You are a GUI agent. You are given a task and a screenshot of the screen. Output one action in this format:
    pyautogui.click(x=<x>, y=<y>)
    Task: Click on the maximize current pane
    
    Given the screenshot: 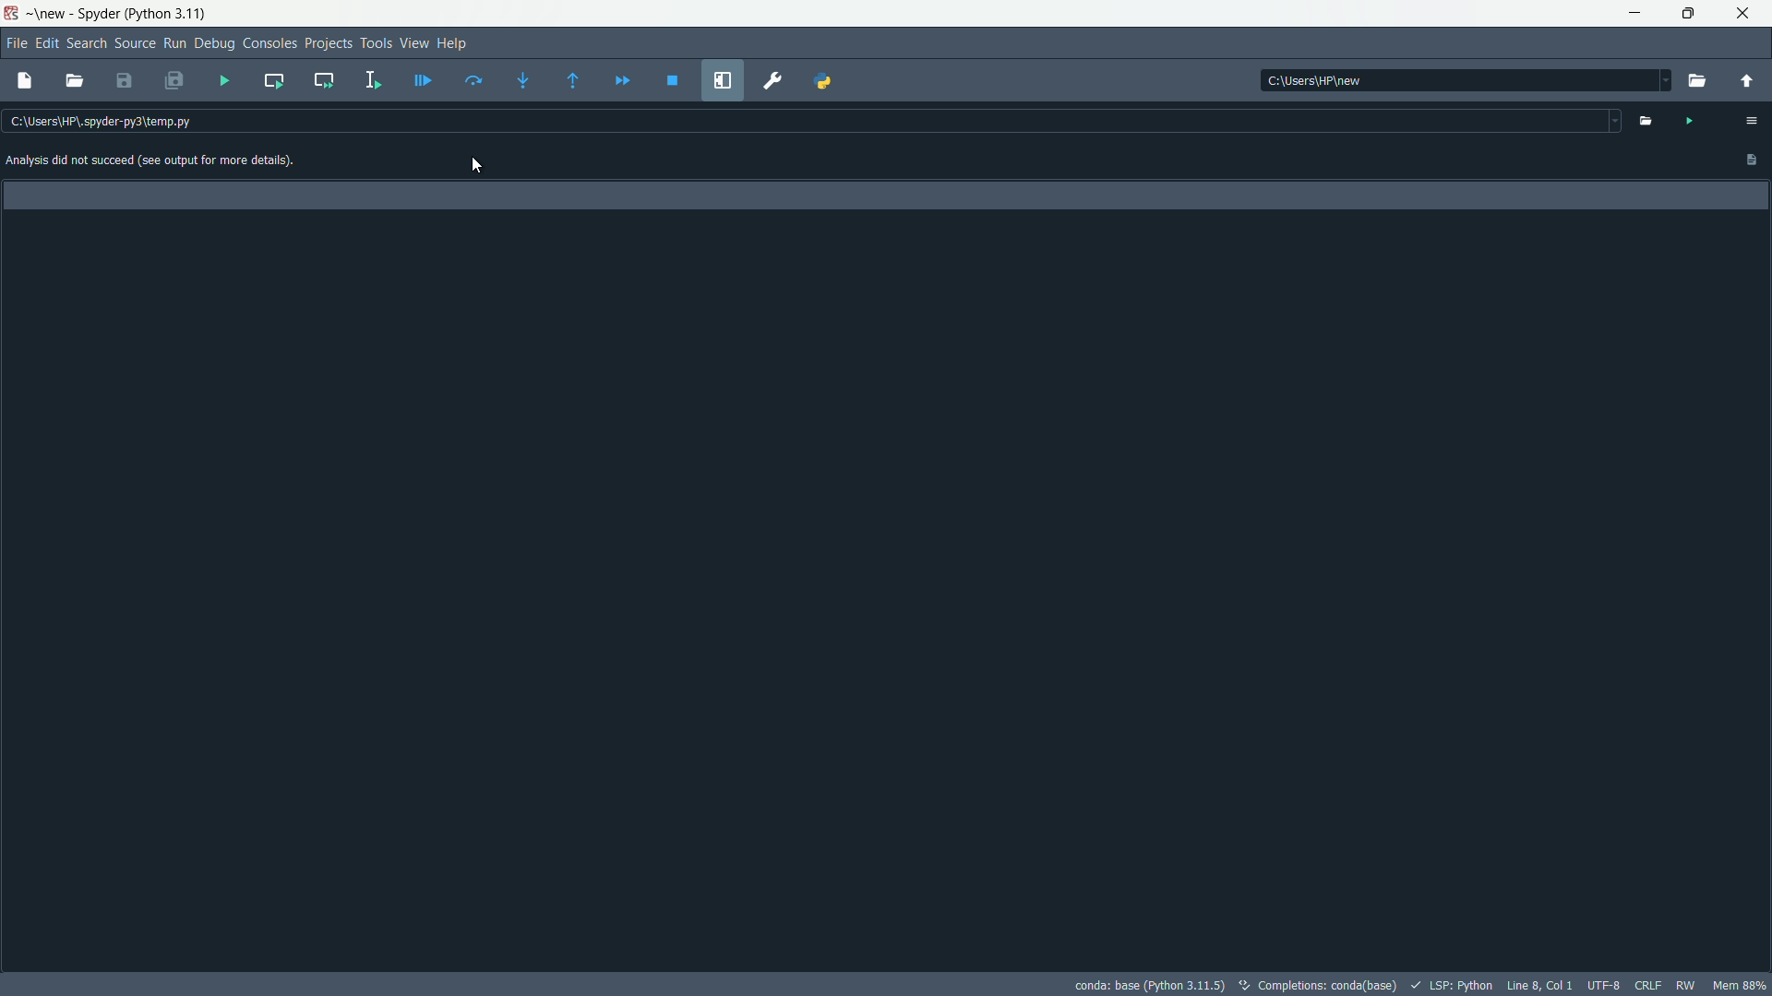 What is the action you would take?
    pyautogui.click(x=722, y=80)
    